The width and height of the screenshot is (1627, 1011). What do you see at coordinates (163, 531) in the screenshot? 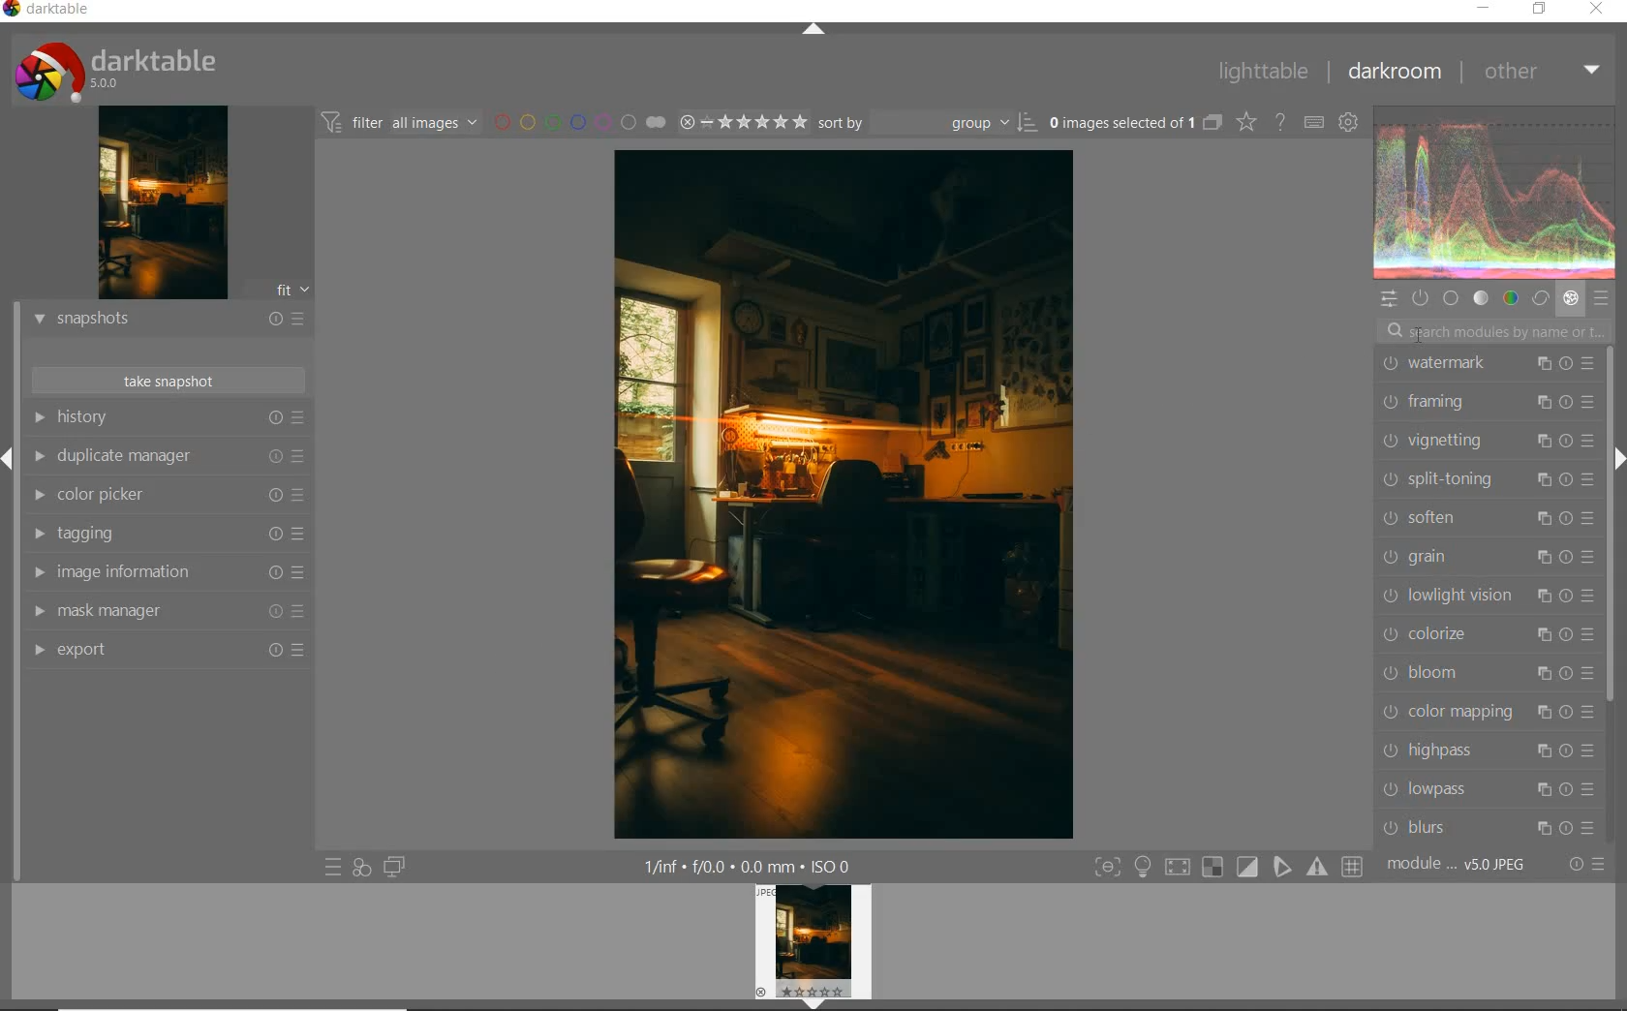
I see `tagging` at bounding box center [163, 531].